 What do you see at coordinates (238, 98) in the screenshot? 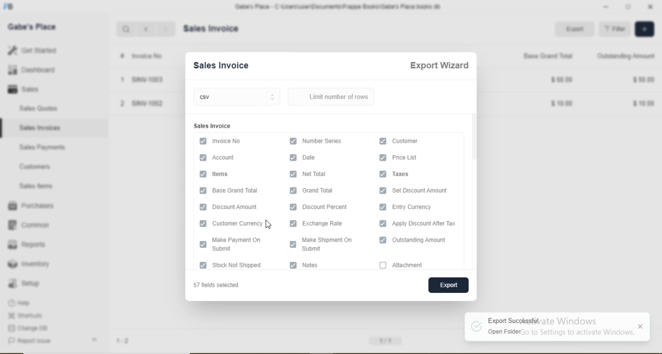
I see `csv` at bounding box center [238, 98].